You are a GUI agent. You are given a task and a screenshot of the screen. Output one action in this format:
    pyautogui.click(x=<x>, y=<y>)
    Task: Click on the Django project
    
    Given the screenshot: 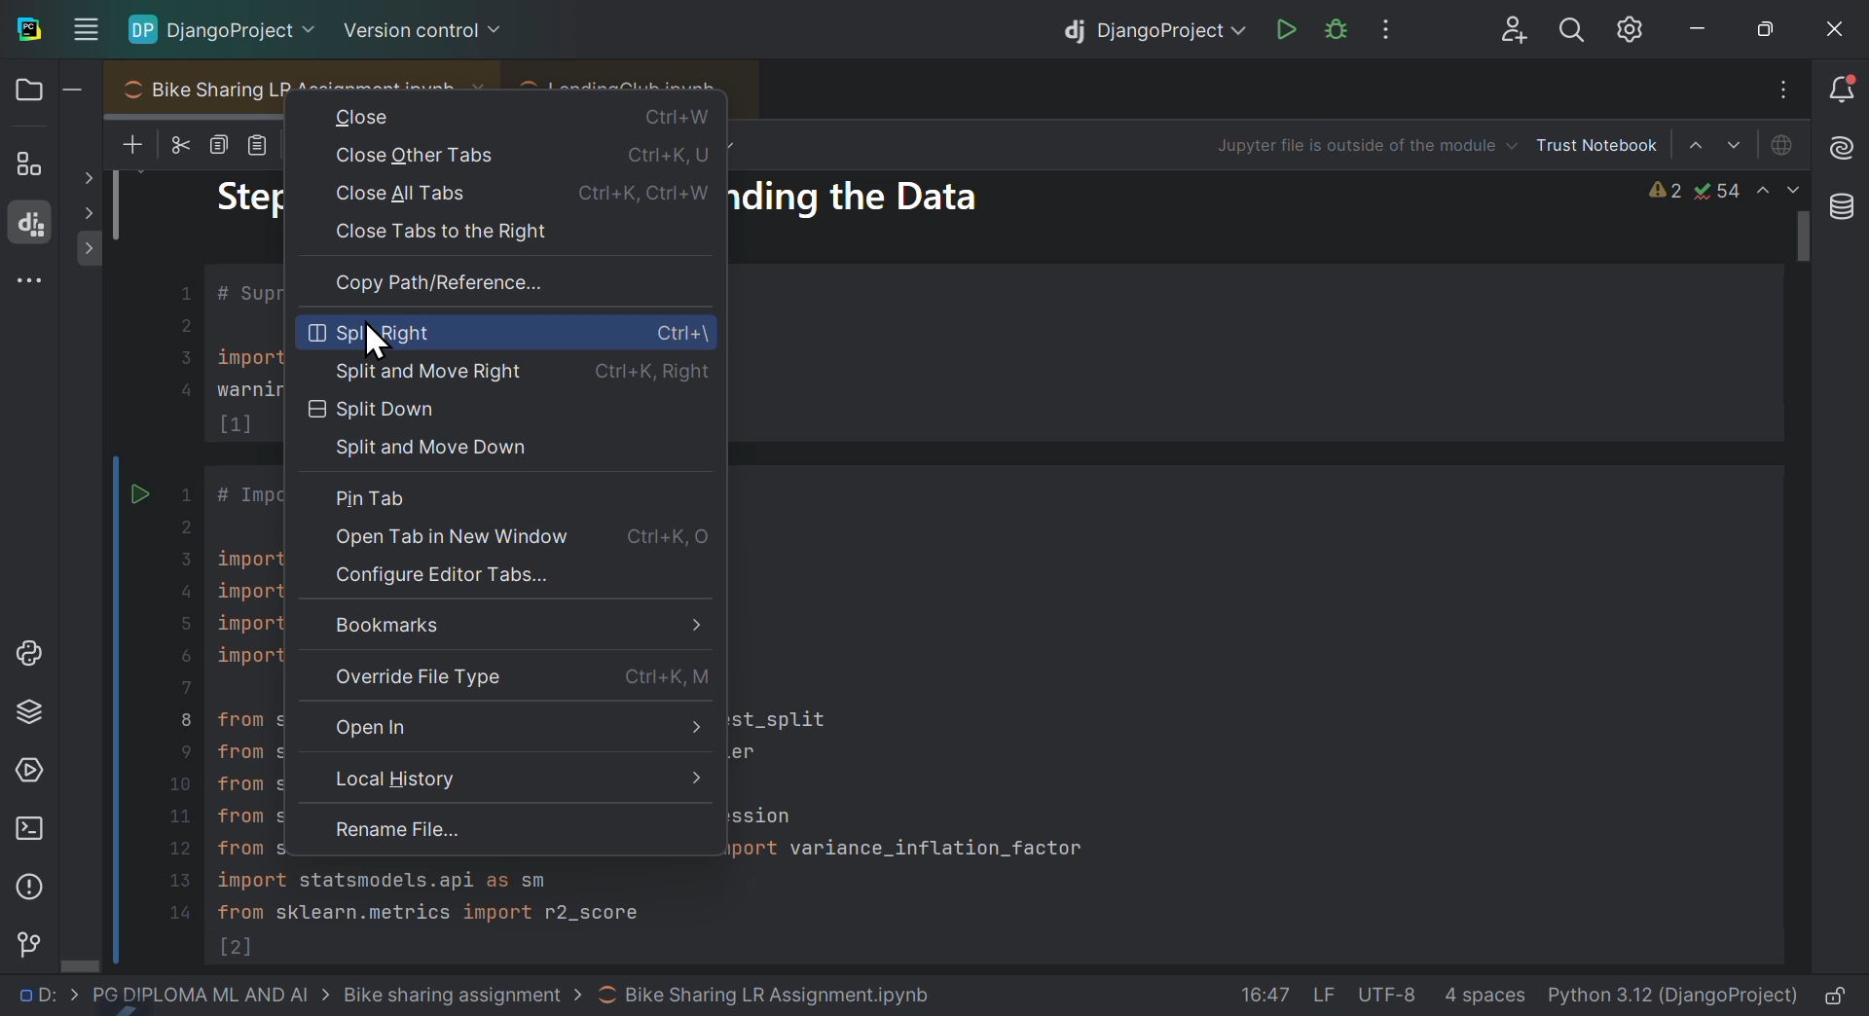 What is the action you would take?
    pyautogui.click(x=226, y=25)
    